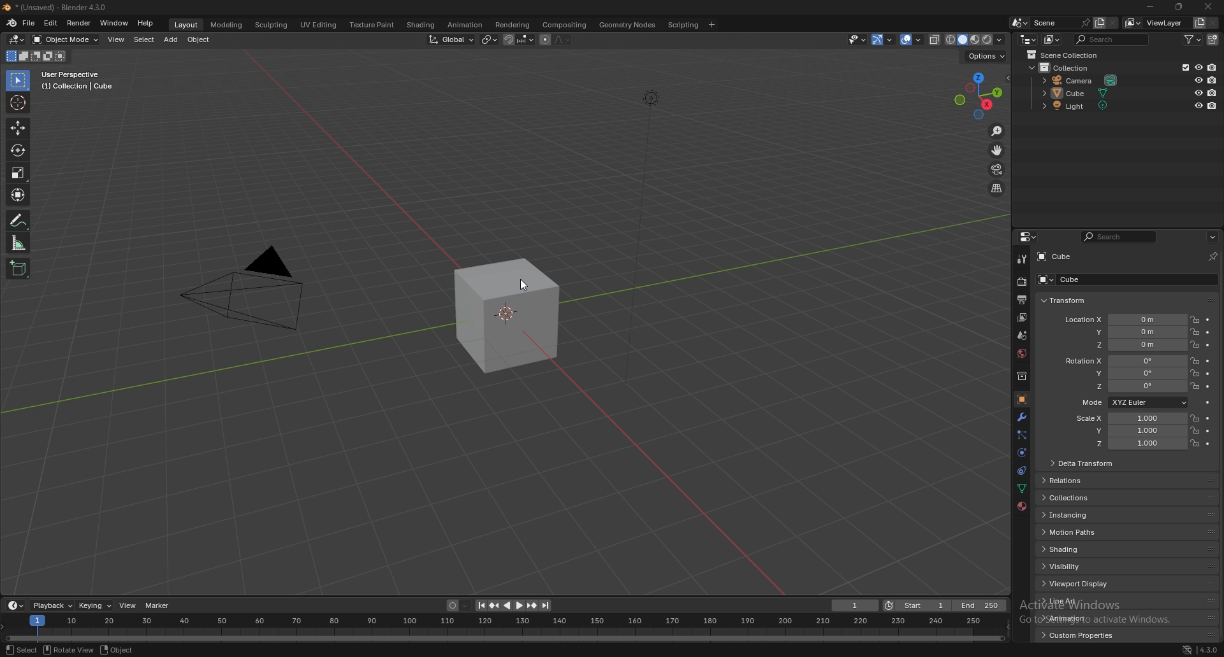 Image resolution: width=1224 pixels, height=657 pixels. What do you see at coordinates (1079, 106) in the screenshot?
I see `light` at bounding box center [1079, 106].